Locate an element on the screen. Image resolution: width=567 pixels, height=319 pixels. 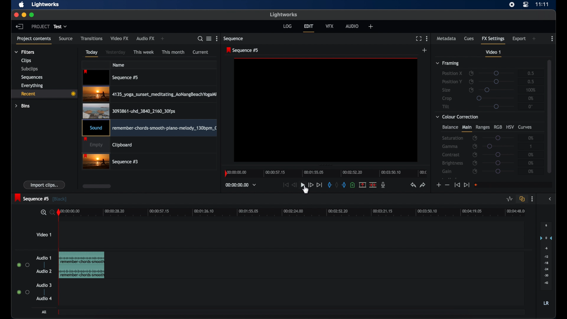
all is located at coordinates (44, 312).